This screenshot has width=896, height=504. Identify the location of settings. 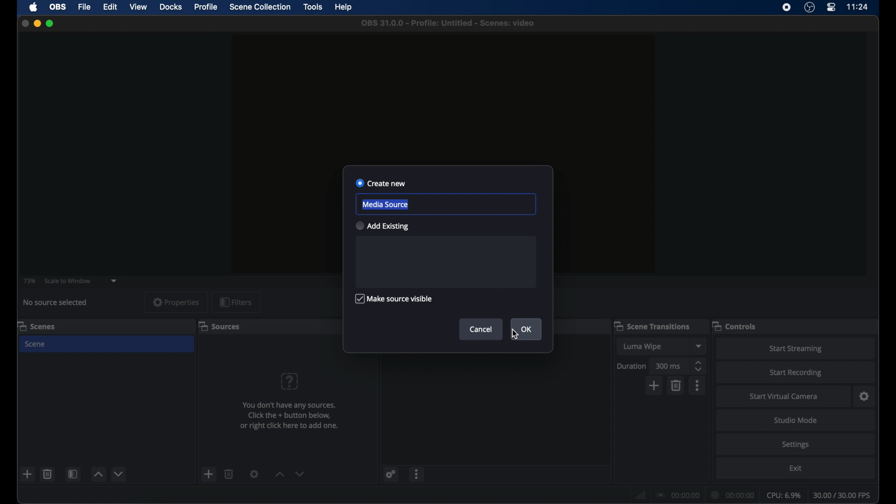
(391, 474).